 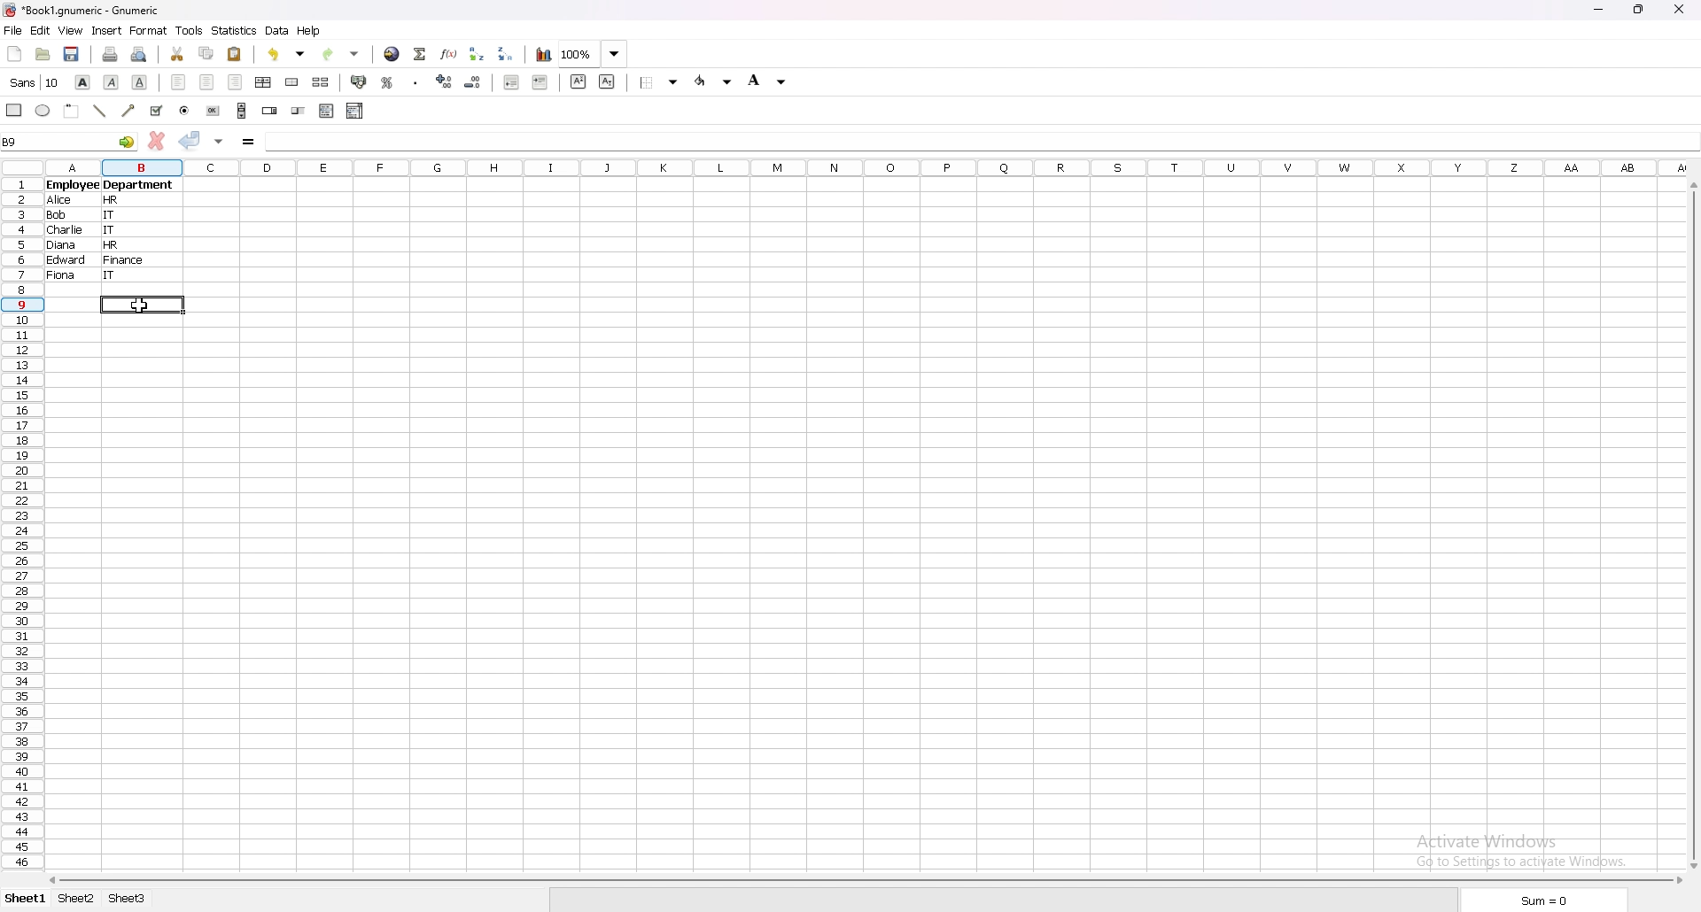 What do you see at coordinates (236, 54) in the screenshot?
I see `paste` at bounding box center [236, 54].